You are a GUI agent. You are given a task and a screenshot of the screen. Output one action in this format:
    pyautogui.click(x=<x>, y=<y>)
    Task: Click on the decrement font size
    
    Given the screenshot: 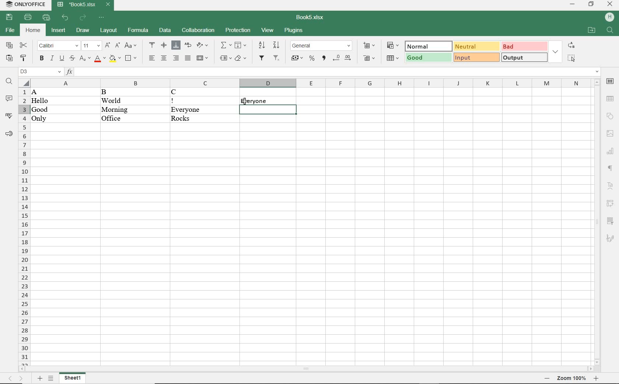 What is the action you would take?
    pyautogui.click(x=117, y=46)
    